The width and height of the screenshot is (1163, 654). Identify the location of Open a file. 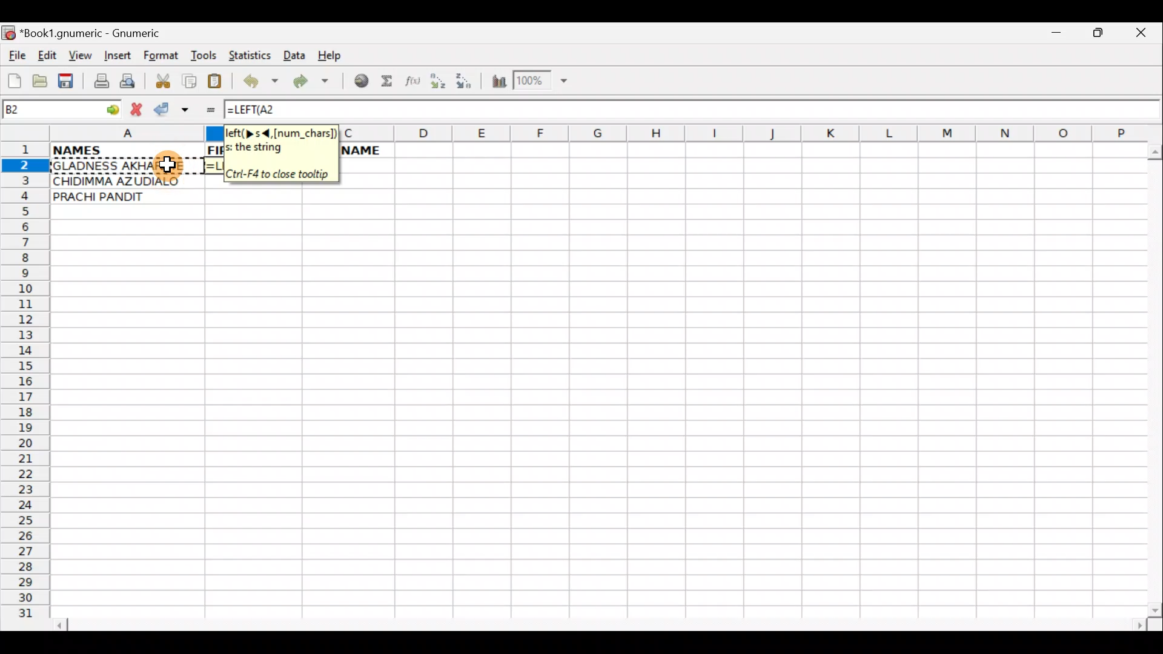
(42, 79).